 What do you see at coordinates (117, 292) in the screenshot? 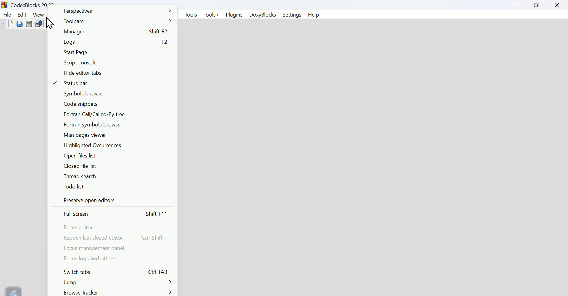
I see `Browse tracker` at bounding box center [117, 292].